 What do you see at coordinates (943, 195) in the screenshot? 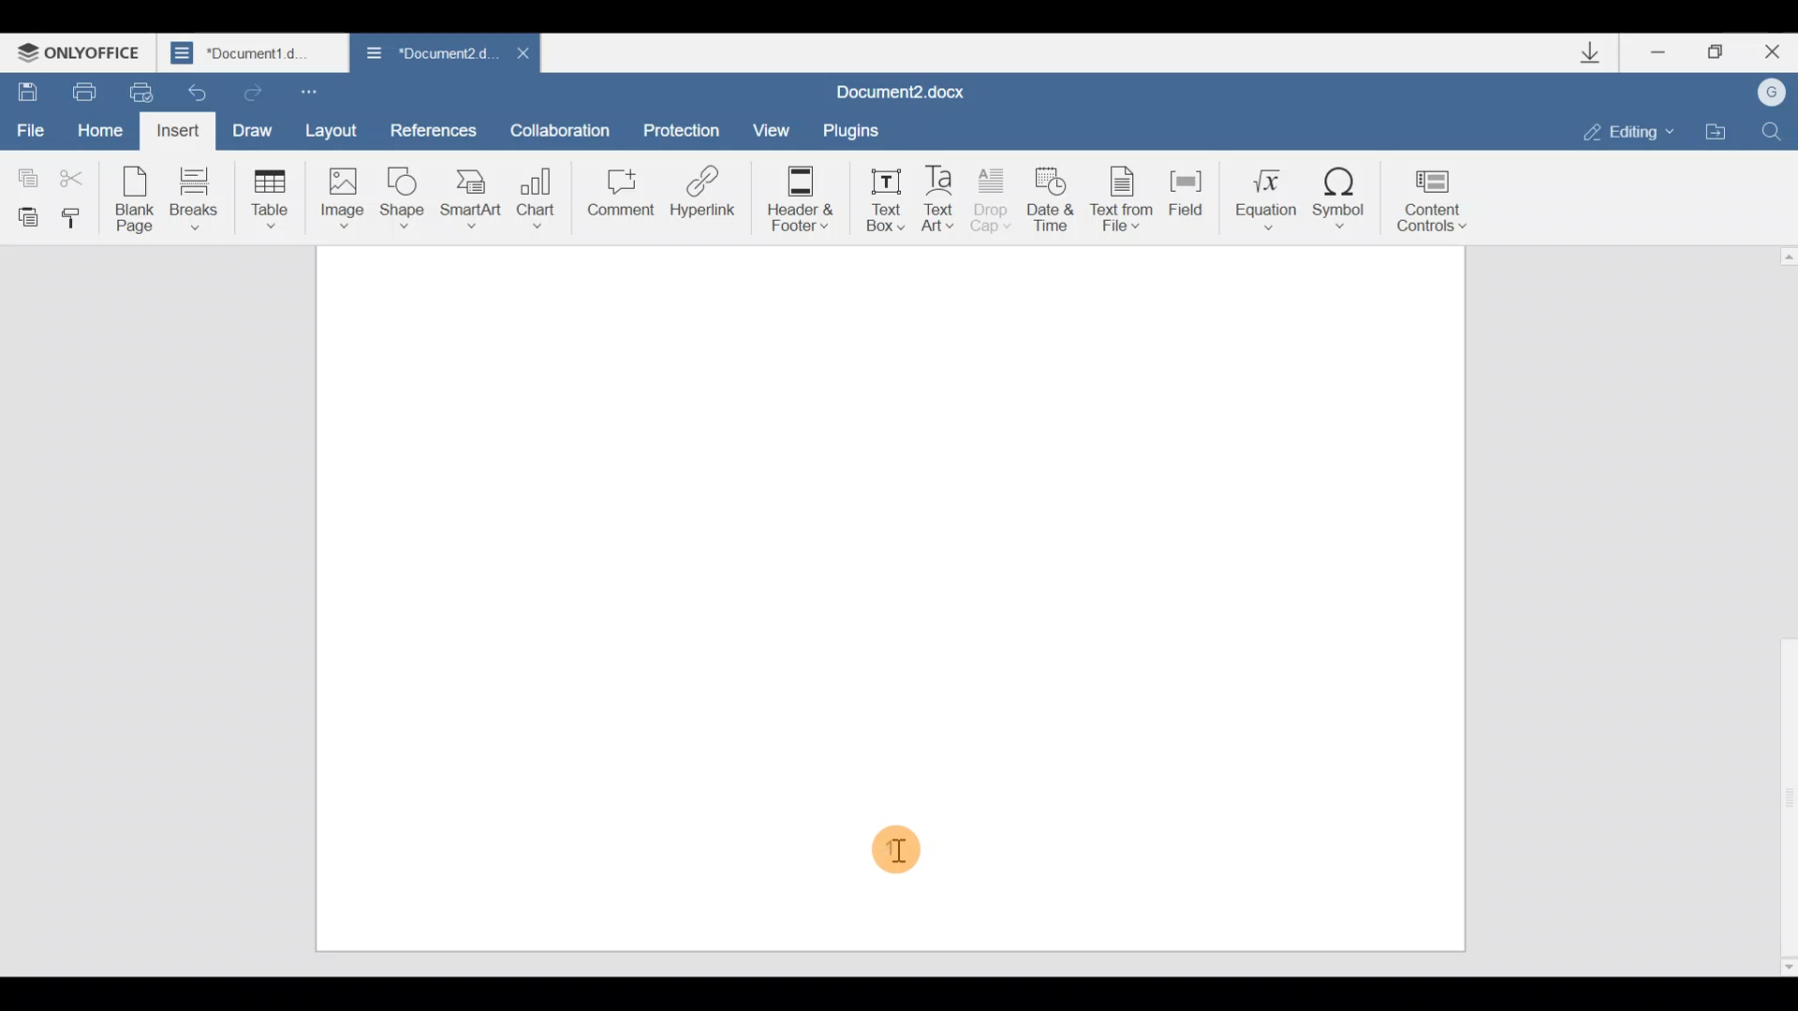
I see `Text Art` at bounding box center [943, 195].